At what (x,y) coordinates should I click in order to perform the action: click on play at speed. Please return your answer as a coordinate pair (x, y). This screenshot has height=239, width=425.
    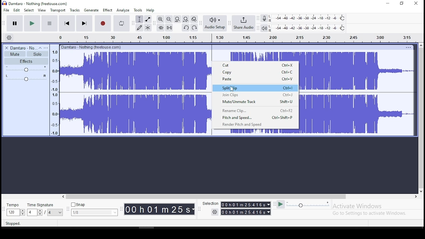
    Looking at the image, I should click on (281, 204).